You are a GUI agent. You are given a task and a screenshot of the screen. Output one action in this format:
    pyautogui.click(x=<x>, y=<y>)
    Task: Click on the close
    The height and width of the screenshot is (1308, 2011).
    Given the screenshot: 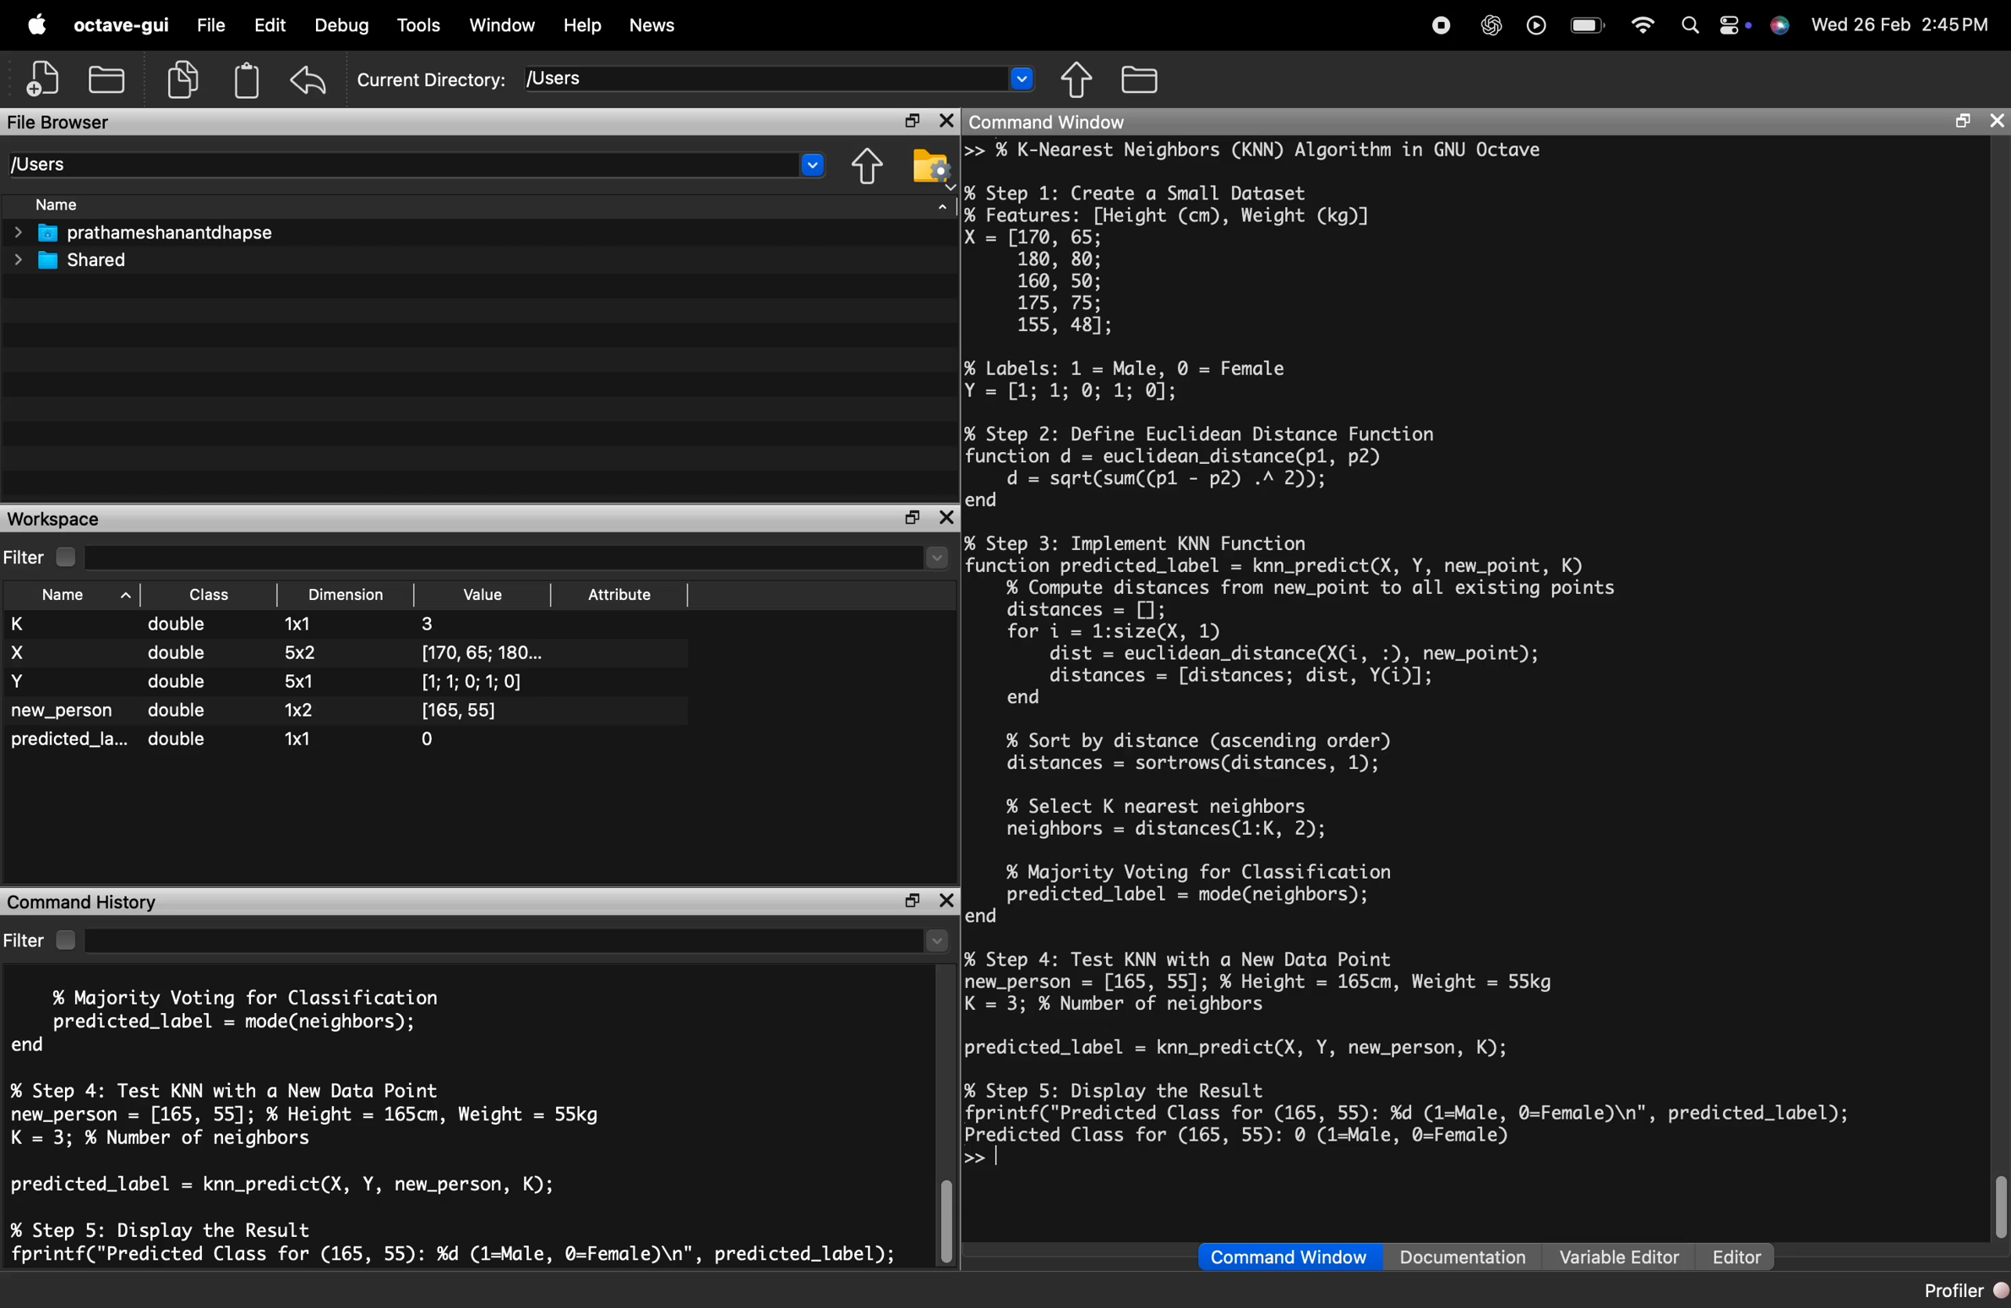 What is the action you would take?
    pyautogui.click(x=945, y=121)
    